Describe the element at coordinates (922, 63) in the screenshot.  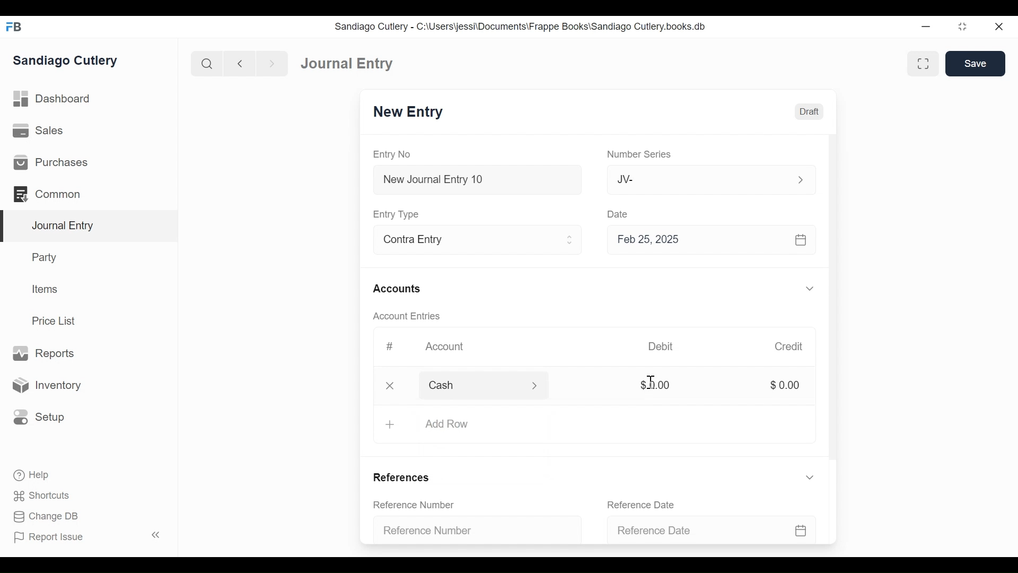
I see `Toggle between form and full width` at that location.